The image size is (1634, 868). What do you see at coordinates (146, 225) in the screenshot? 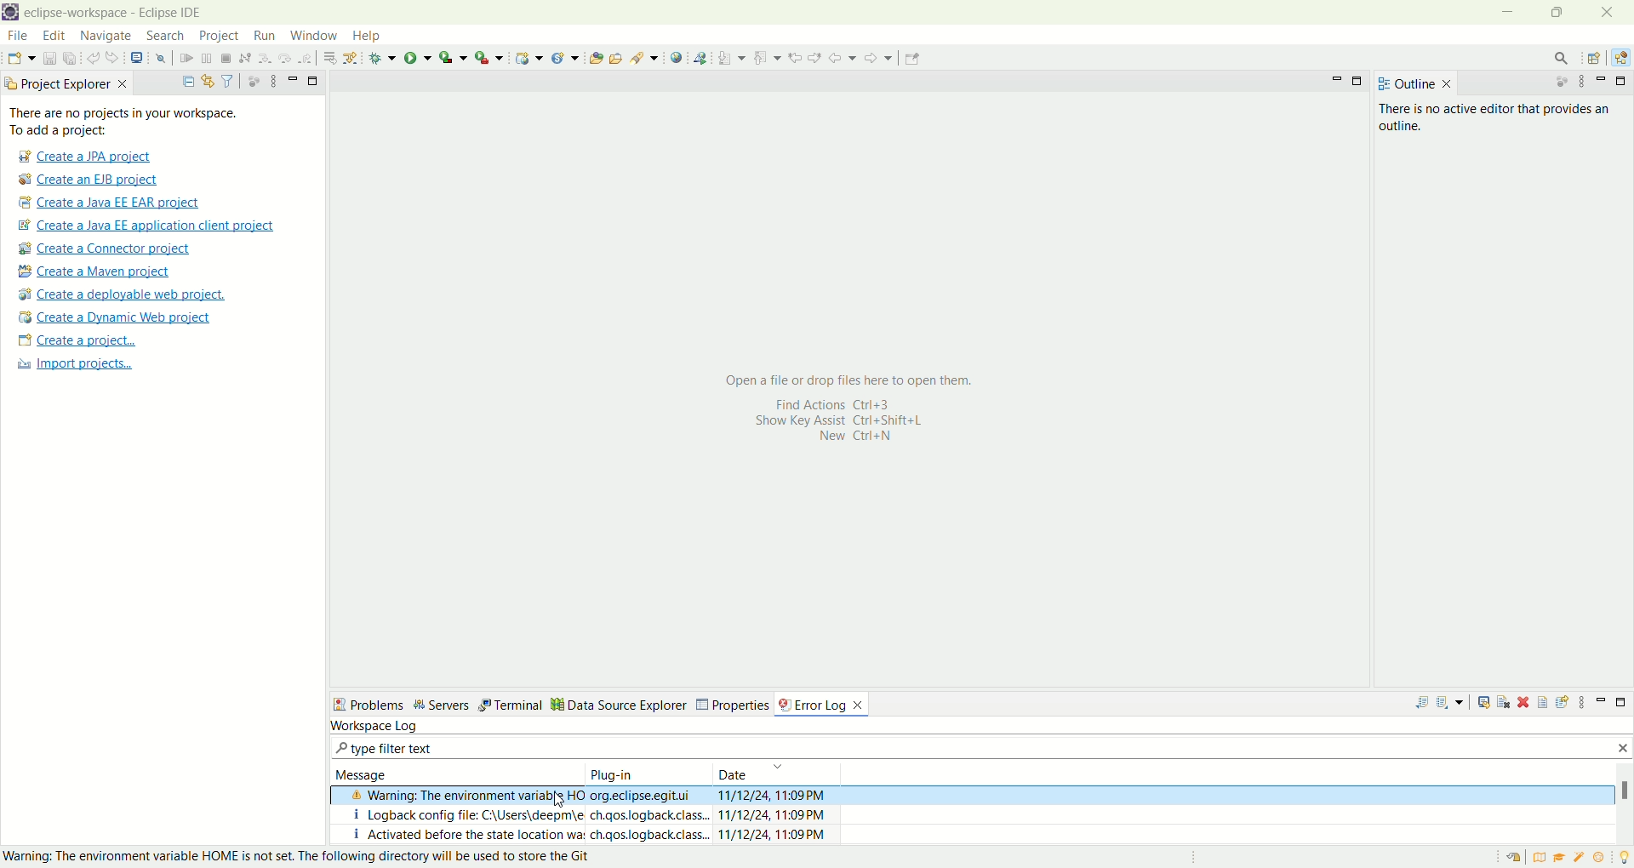
I see `create a Java EE application client project` at bounding box center [146, 225].